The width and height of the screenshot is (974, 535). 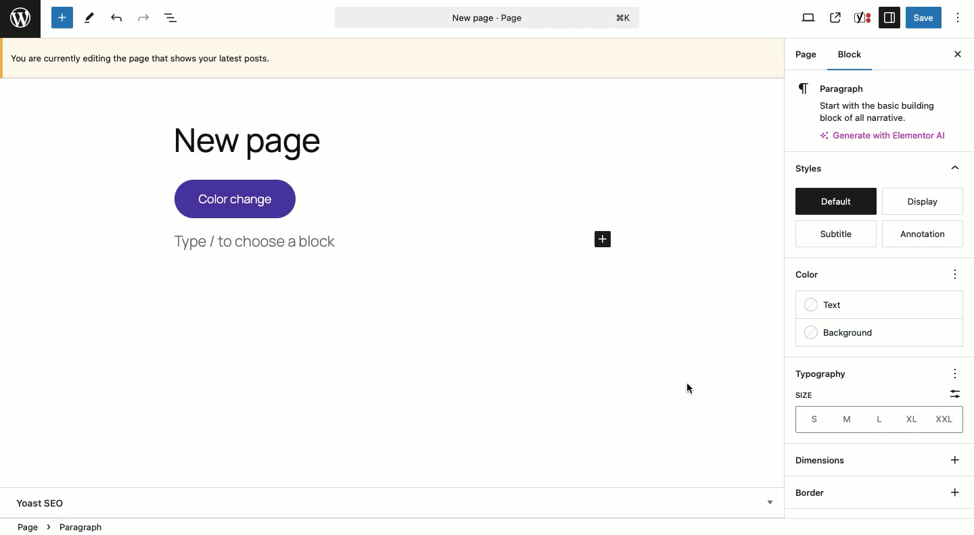 What do you see at coordinates (952, 396) in the screenshot?
I see `Filter` at bounding box center [952, 396].